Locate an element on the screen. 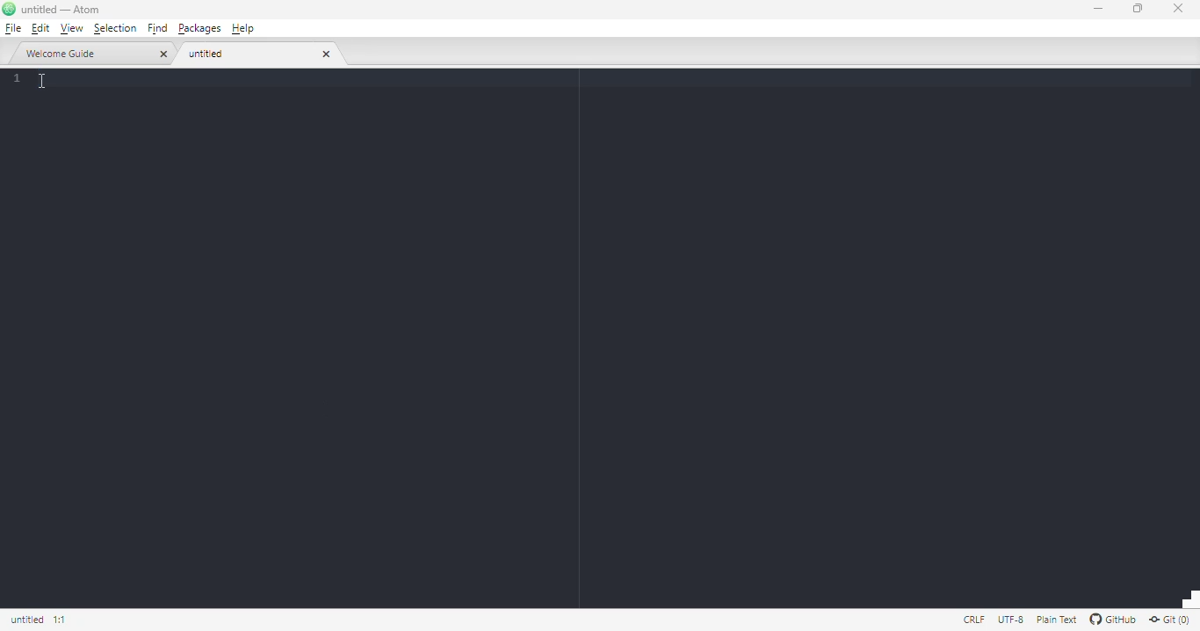 This screenshot has height=631, width=1200. file uses CRLF line endings is located at coordinates (971, 620).